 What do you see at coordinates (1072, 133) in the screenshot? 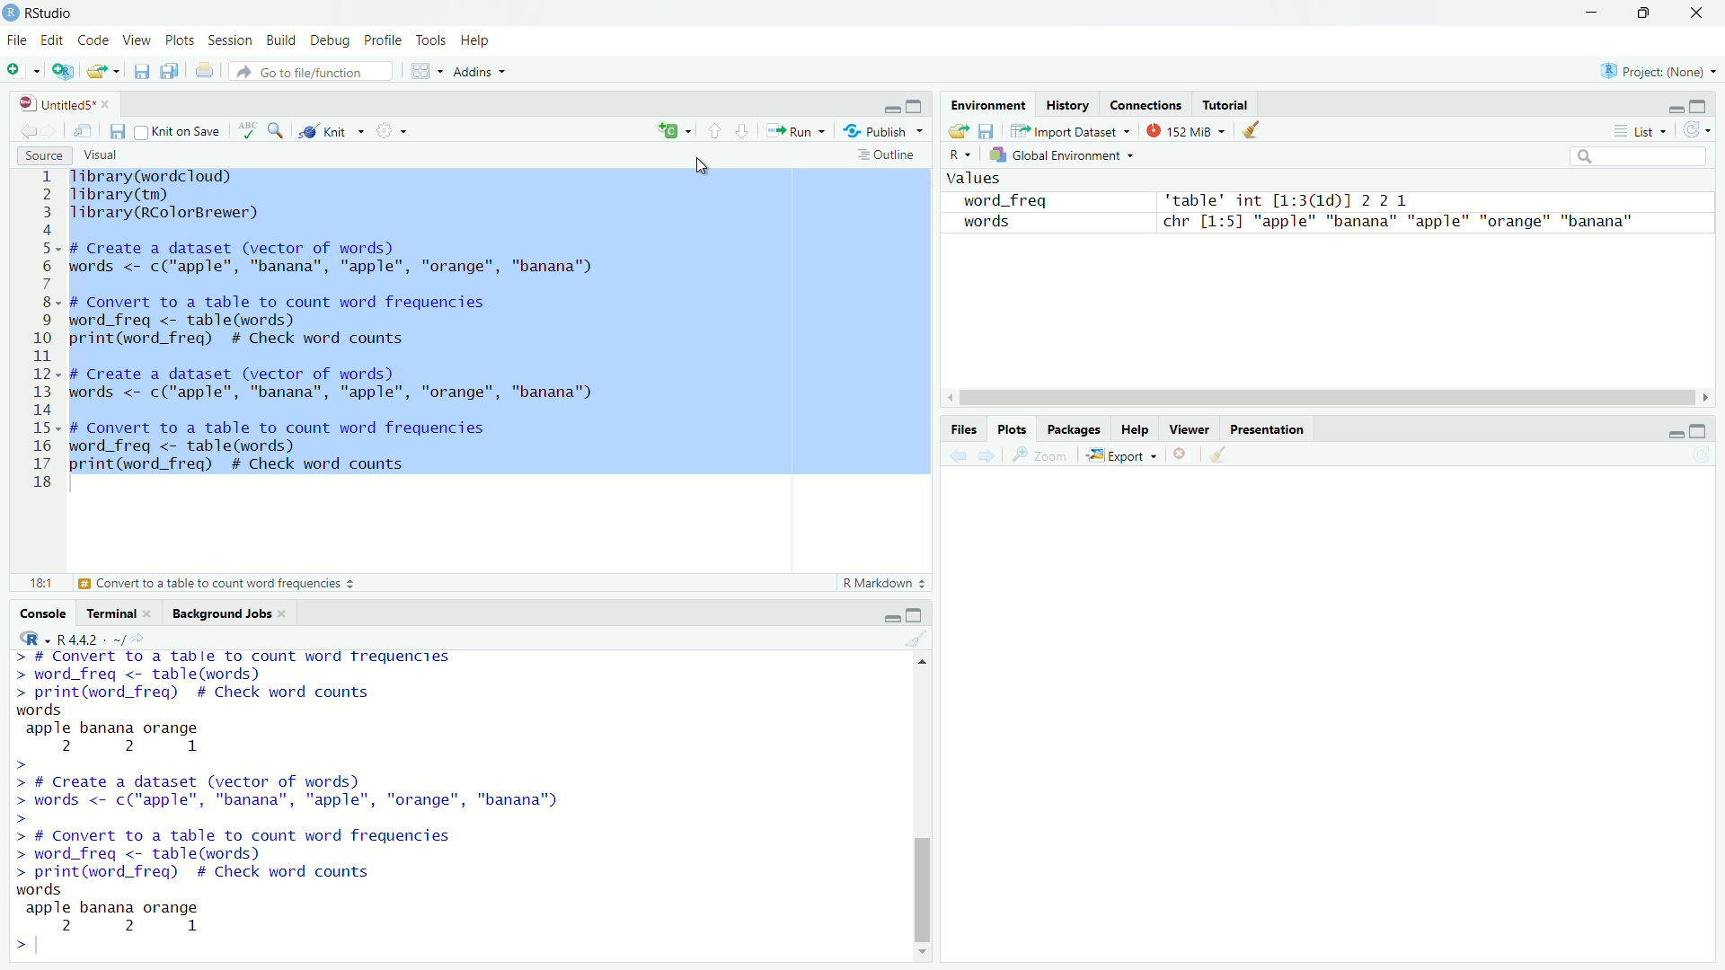
I see `Input Dataset` at bounding box center [1072, 133].